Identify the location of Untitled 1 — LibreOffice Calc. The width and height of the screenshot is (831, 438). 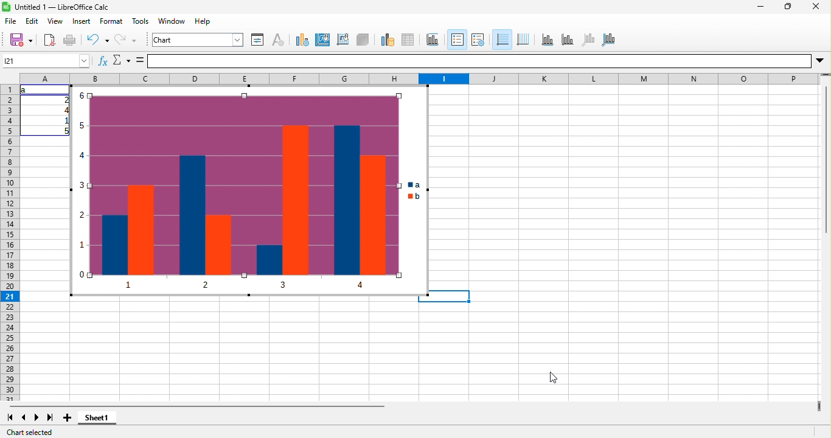
(62, 7).